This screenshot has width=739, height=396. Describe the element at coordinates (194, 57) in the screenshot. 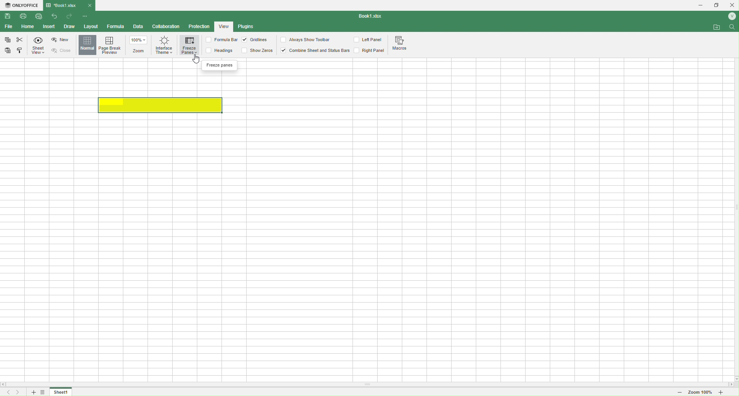

I see `Cursor on freeze panes` at that location.